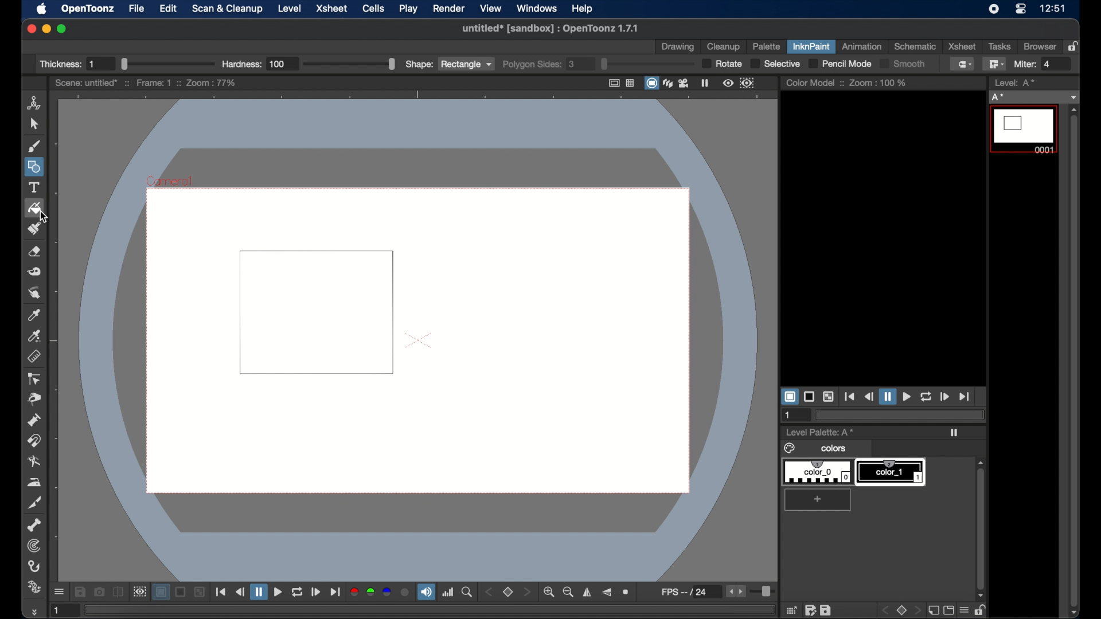 The width and height of the screenshot is (1101, 619). What do you see at coordinates (34, 483) in the screenshot?
I see `iron tool` at bounding box center [34, 483].